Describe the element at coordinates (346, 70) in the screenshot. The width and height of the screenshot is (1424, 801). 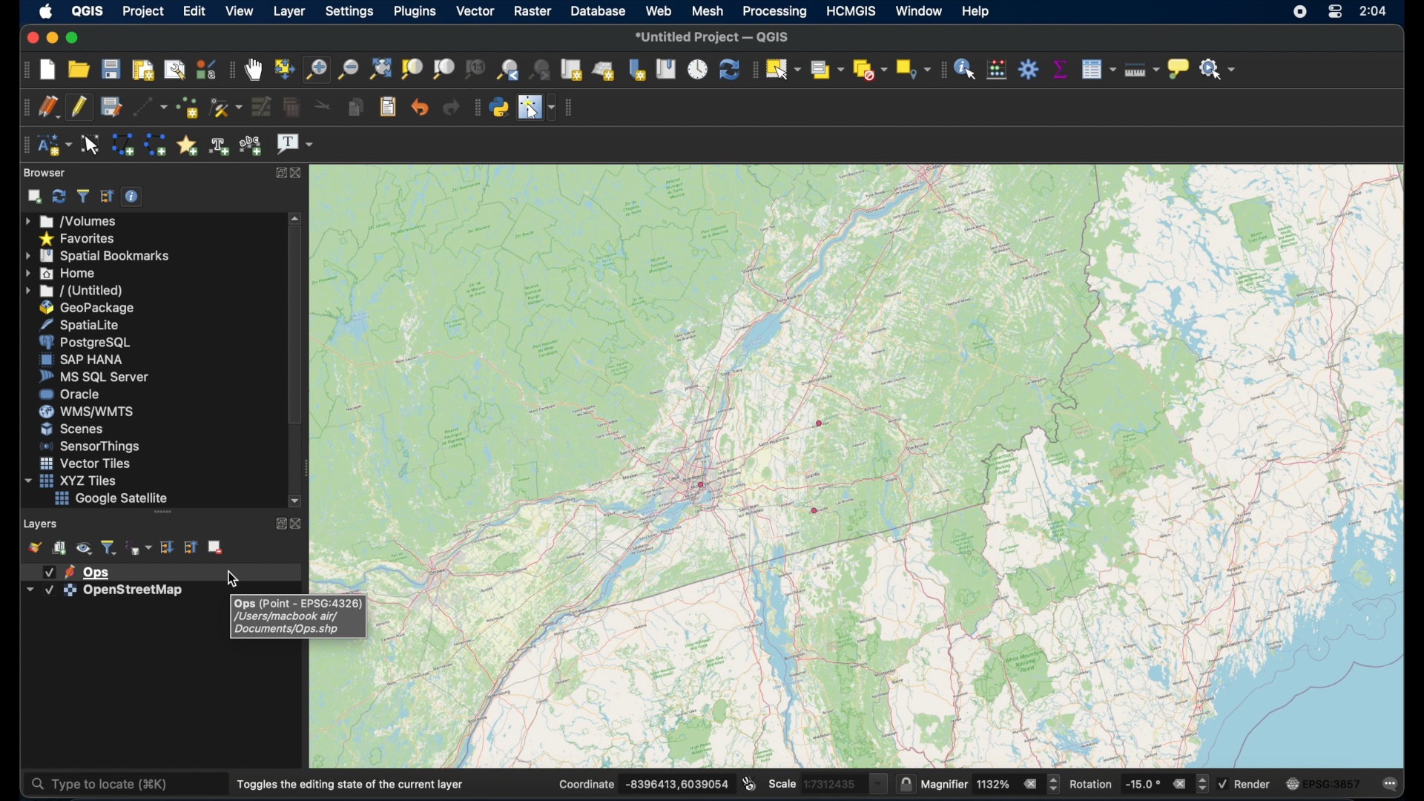
I see `zoom out` at that location.